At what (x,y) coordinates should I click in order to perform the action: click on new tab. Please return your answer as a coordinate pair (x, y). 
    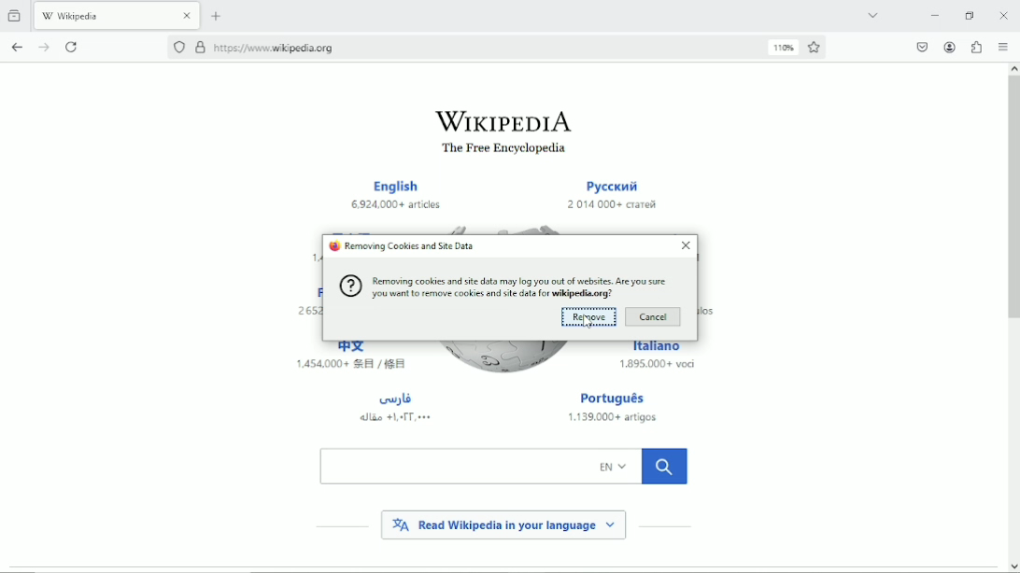
    Looking at the image, I should click on (217, 16).